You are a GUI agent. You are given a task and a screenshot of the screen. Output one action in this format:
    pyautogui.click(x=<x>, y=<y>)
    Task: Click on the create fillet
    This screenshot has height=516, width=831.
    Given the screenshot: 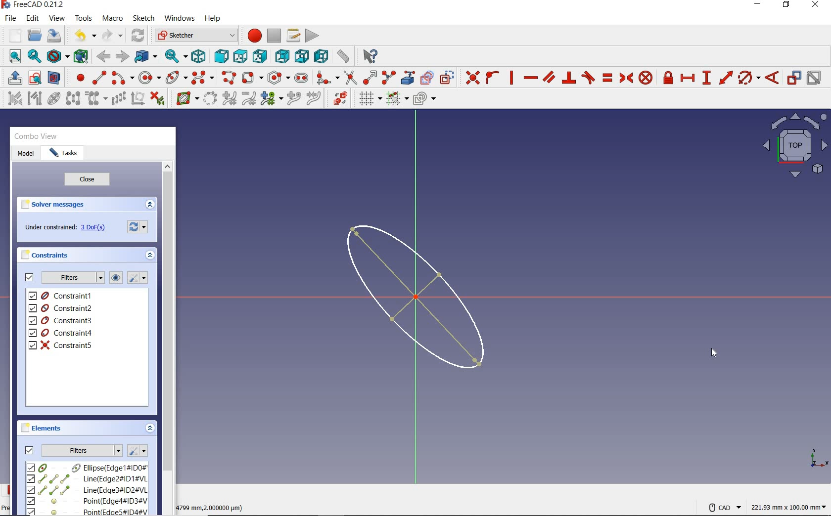 What is the action you would take?
    pyautogui.click(x=327, y=76)
    